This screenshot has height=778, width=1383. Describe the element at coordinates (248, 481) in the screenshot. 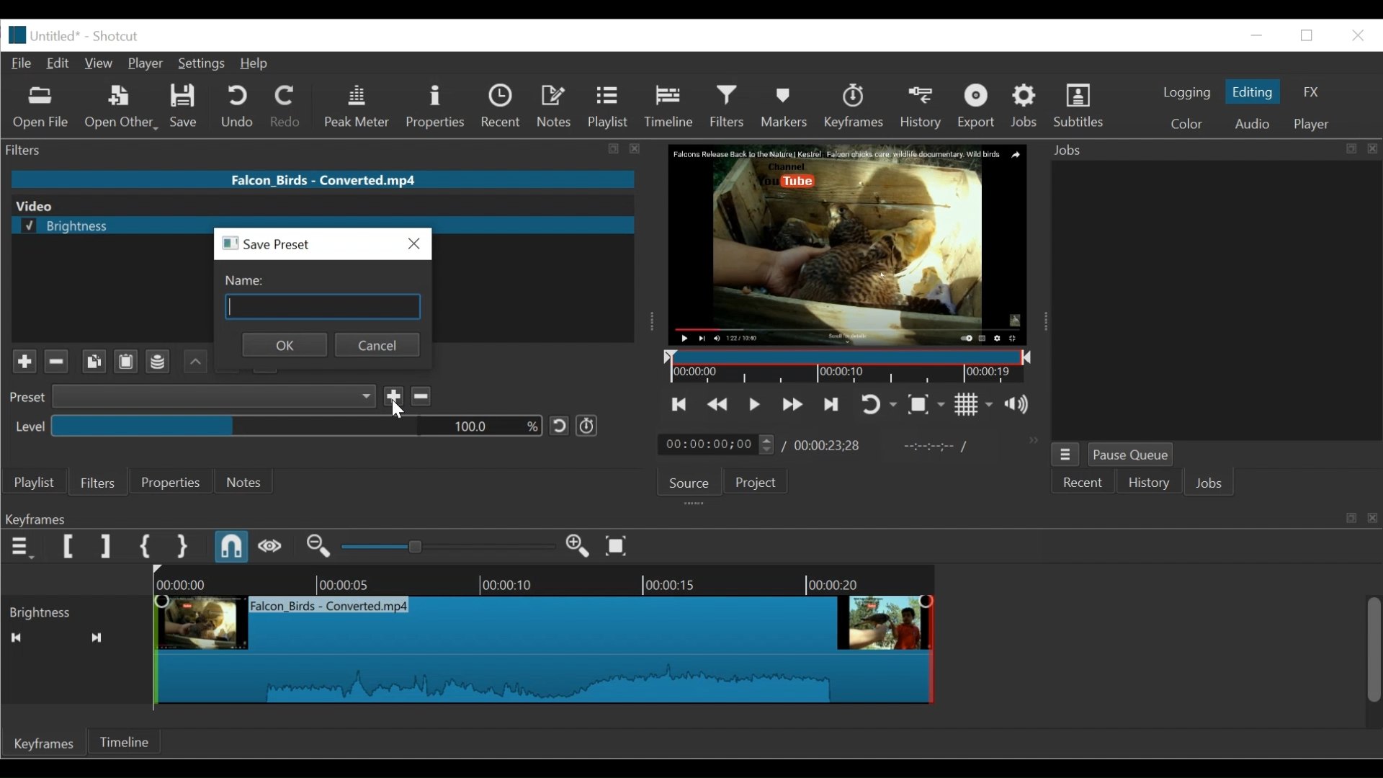

I see `Notes` at that location.